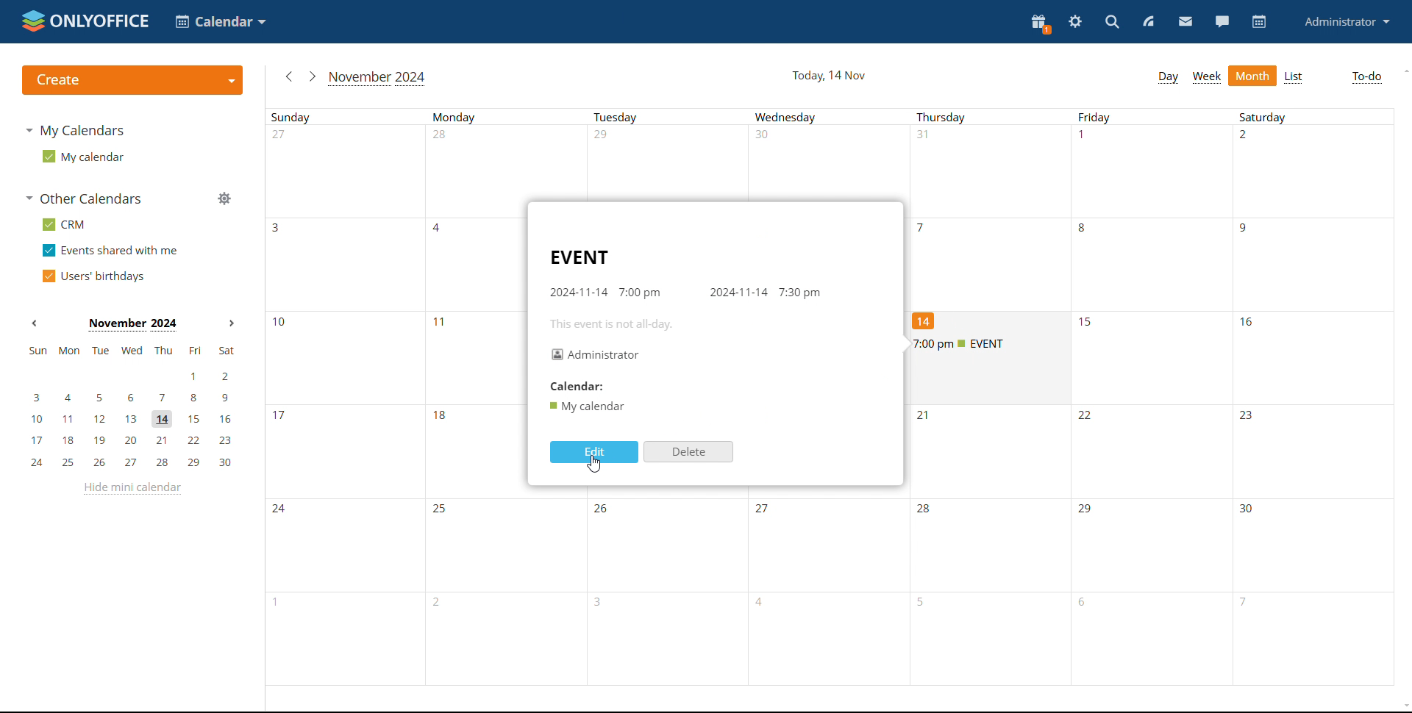 Image resolution: width=1412 pixels, height=713 pixels. Describe the element at coordinates (84, 21) in the screenshot. I see `logo` at that location.